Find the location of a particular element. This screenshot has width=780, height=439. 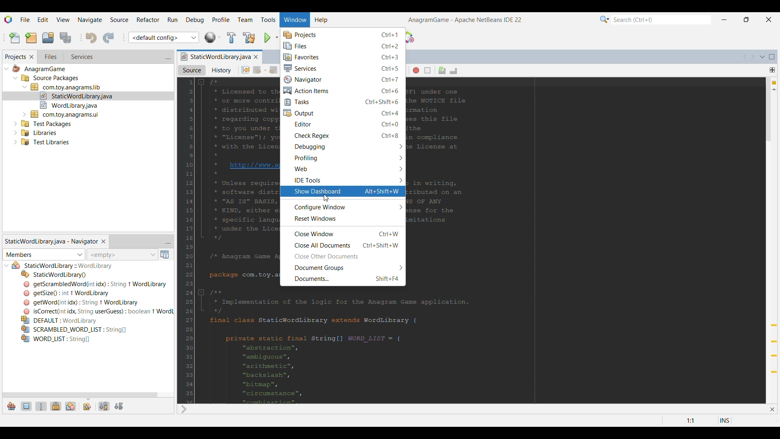

 is located at coordinates (66, 293).